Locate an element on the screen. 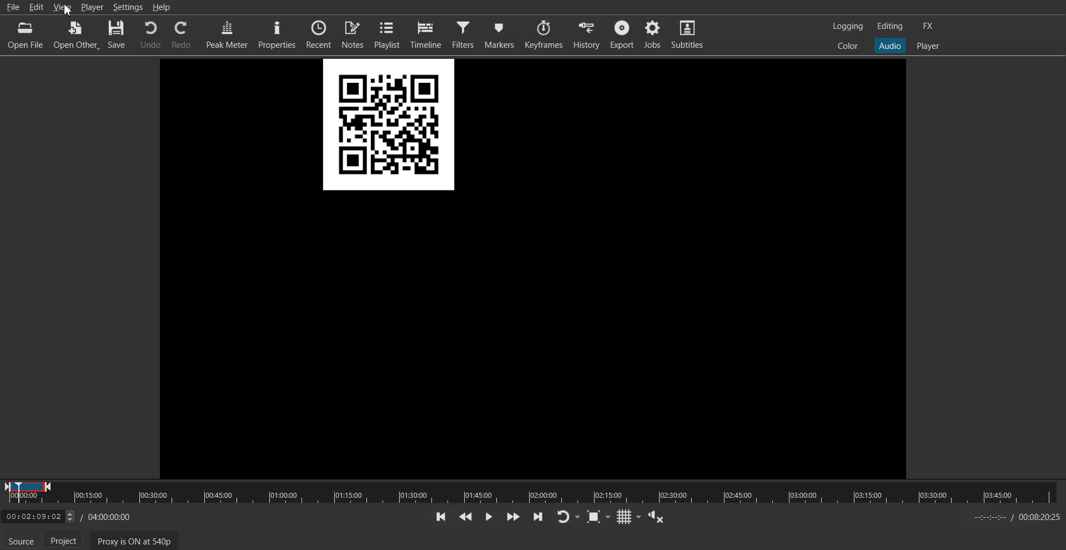 This screenshot has height=550, width=1066. History is located at coordinates (585, 34).